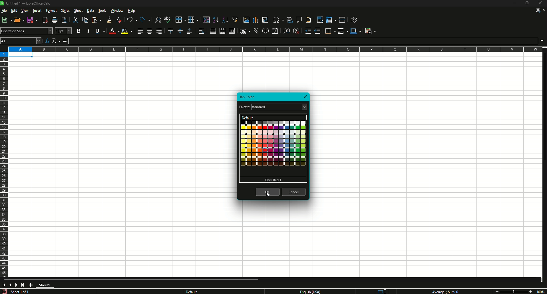 Image resolution: width=547 pixels, height=294 pixels. Describe the element at coordinates (308, 31) in the screenshot. I see `Increase Indent` at that location.